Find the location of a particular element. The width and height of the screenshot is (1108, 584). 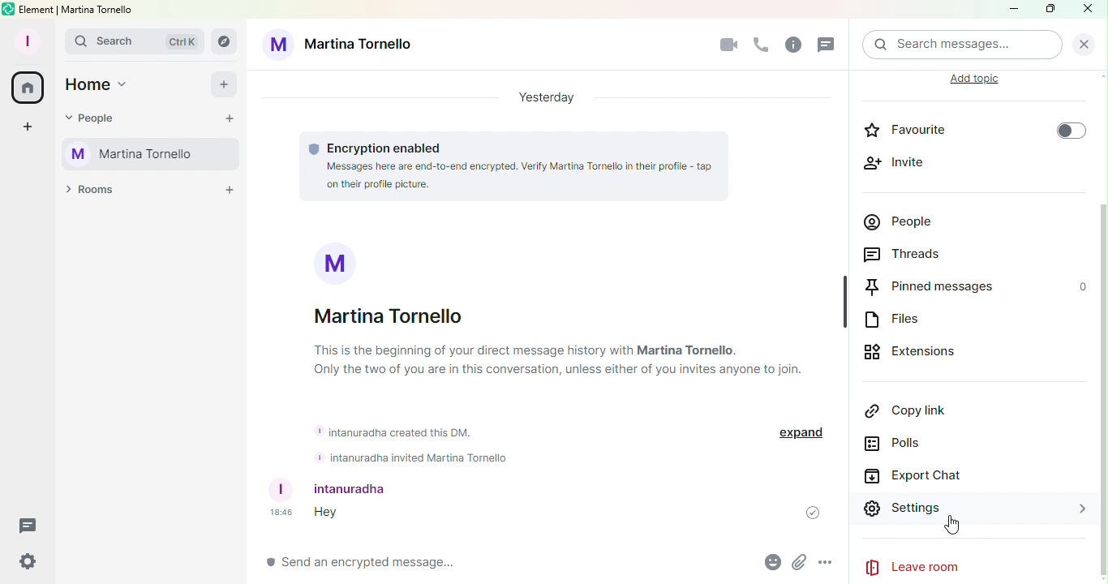

Invite is located at coordinates (973, 163).